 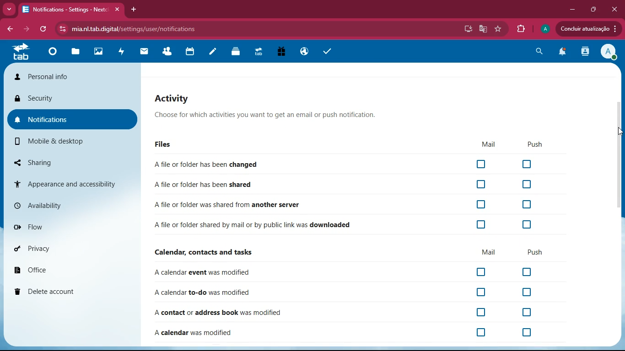 I want to click on A contact or address book was modified, so click(x=219, y=313).